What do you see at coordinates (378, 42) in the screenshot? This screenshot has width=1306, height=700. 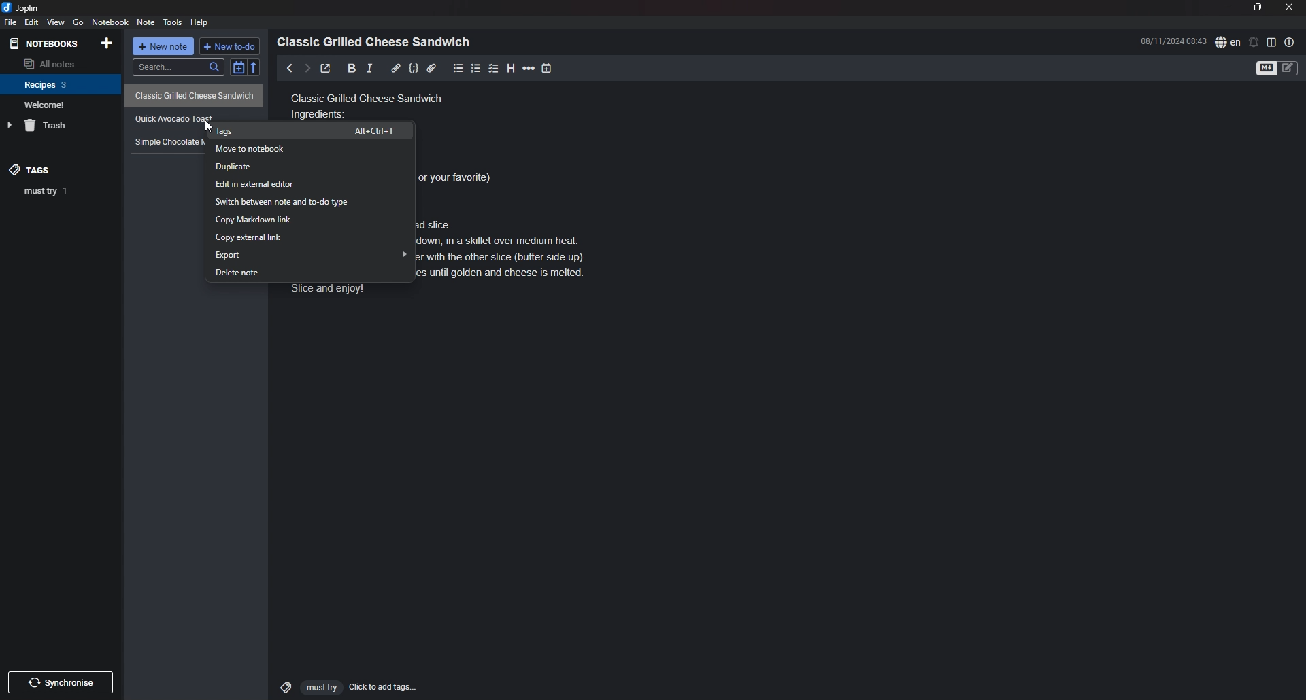 I see `heading` at bounding box center [378, 42].